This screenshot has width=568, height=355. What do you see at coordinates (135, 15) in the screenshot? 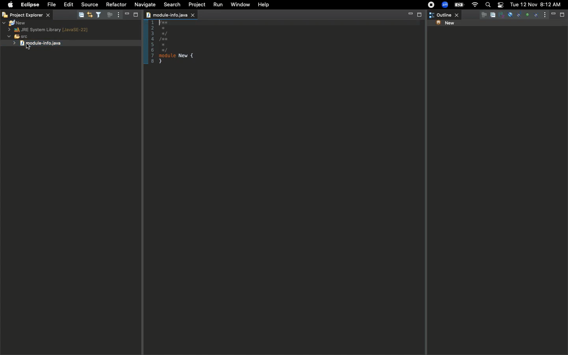
I see `Maximize` at bounding box center [135, 15].